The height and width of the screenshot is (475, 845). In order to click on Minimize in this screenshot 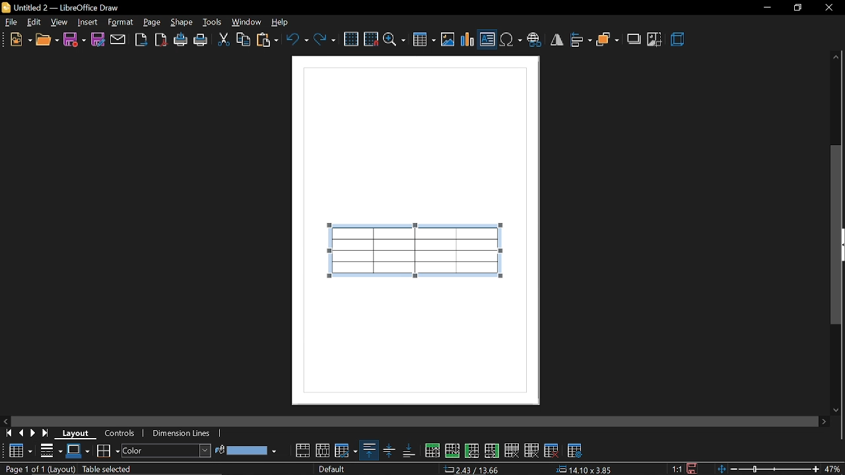, I will do `click(764, 8)`.